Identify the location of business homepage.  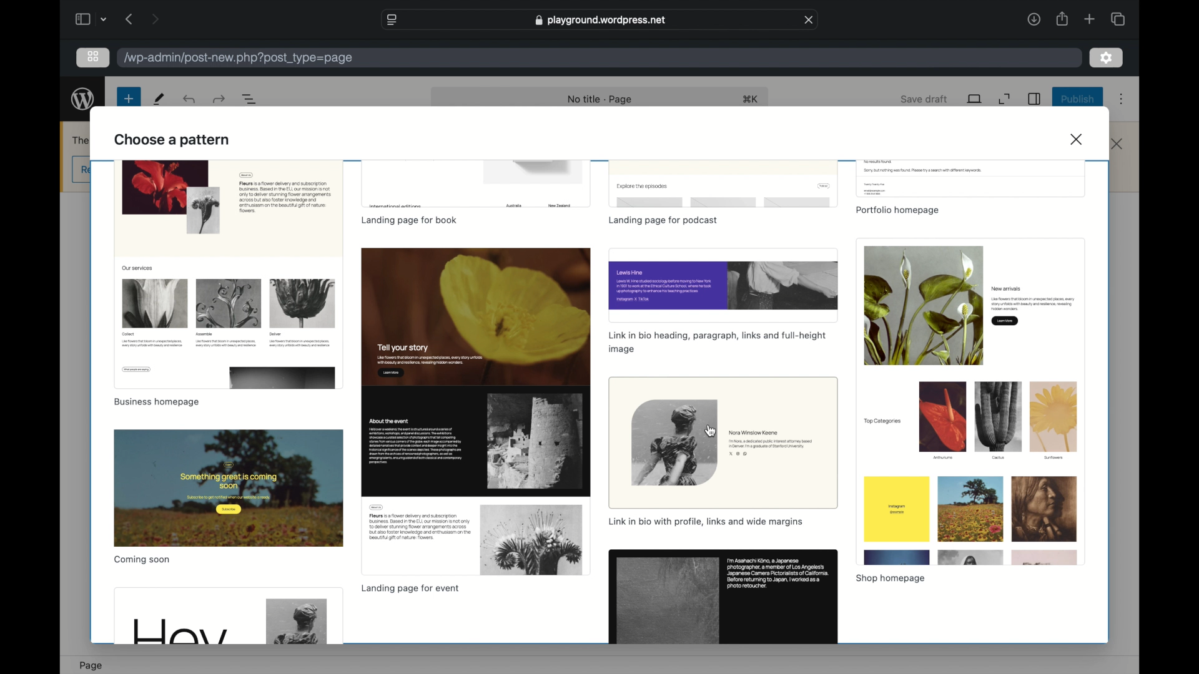
(156, 402).